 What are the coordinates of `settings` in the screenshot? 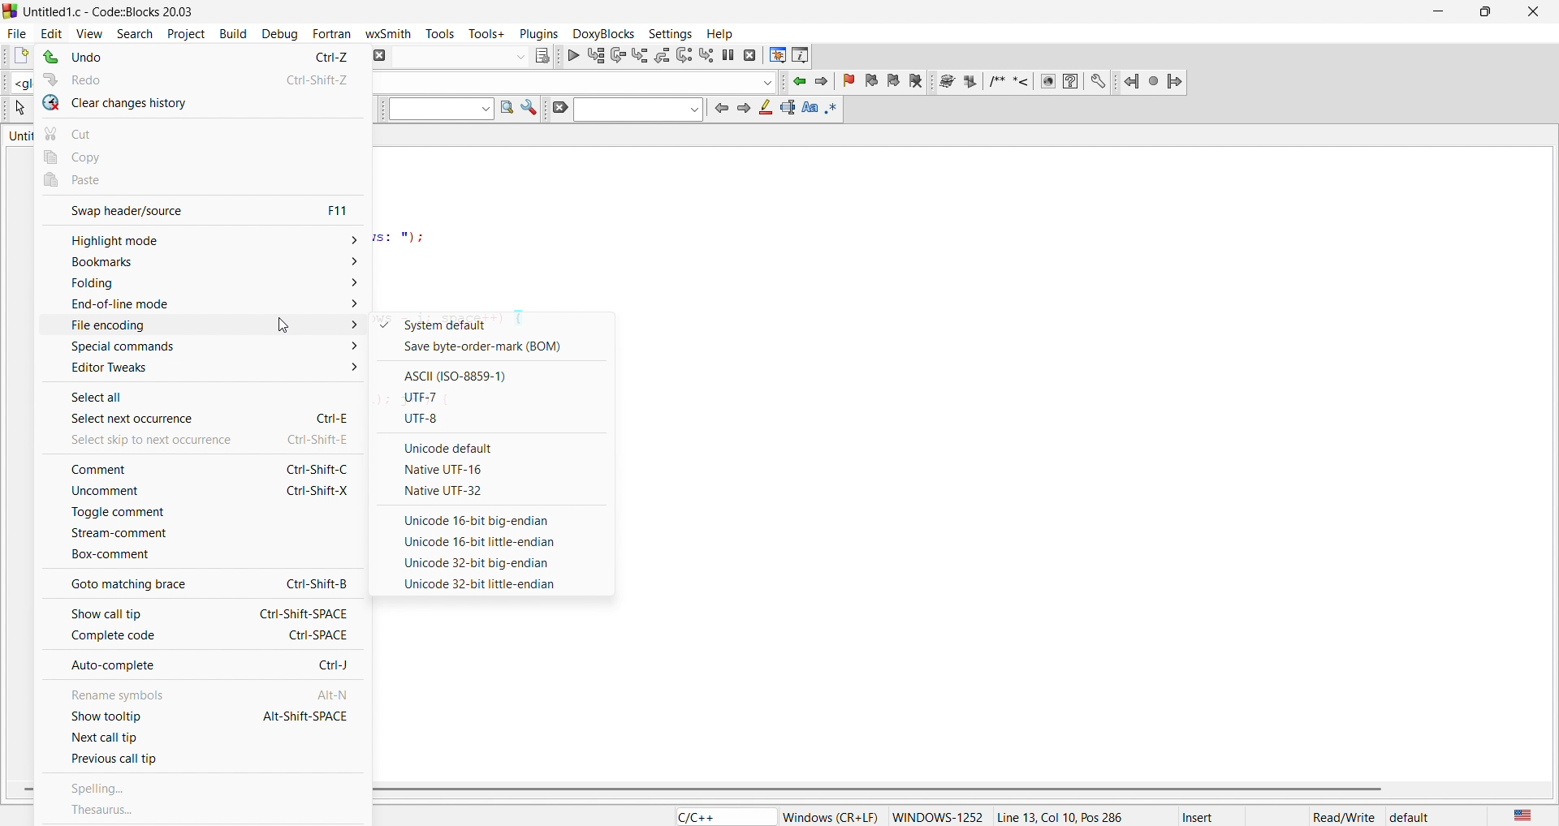 It's located at (667, 32).